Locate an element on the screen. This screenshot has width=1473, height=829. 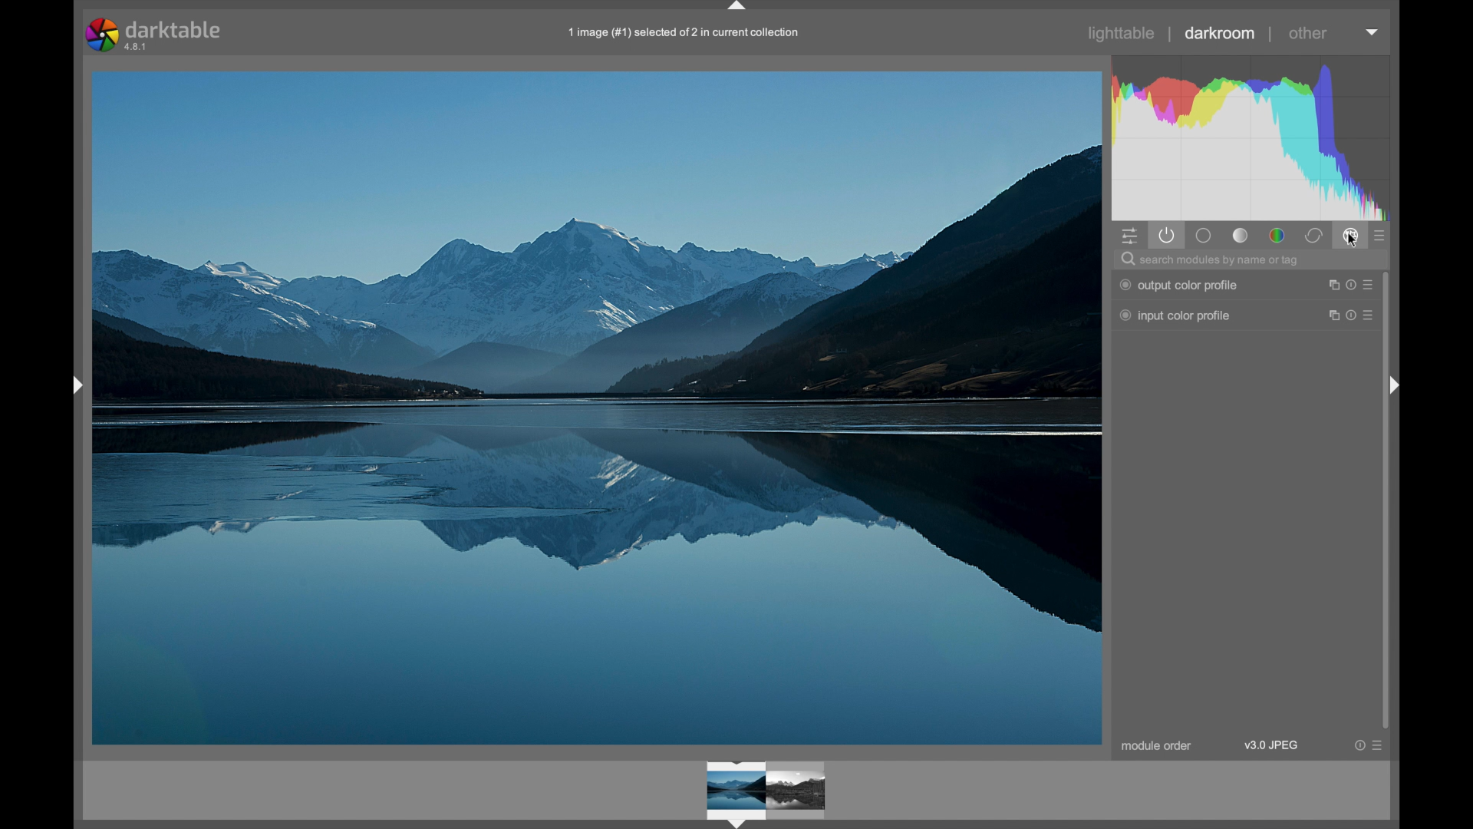
dropdown is located at coordinates (1372, 32).